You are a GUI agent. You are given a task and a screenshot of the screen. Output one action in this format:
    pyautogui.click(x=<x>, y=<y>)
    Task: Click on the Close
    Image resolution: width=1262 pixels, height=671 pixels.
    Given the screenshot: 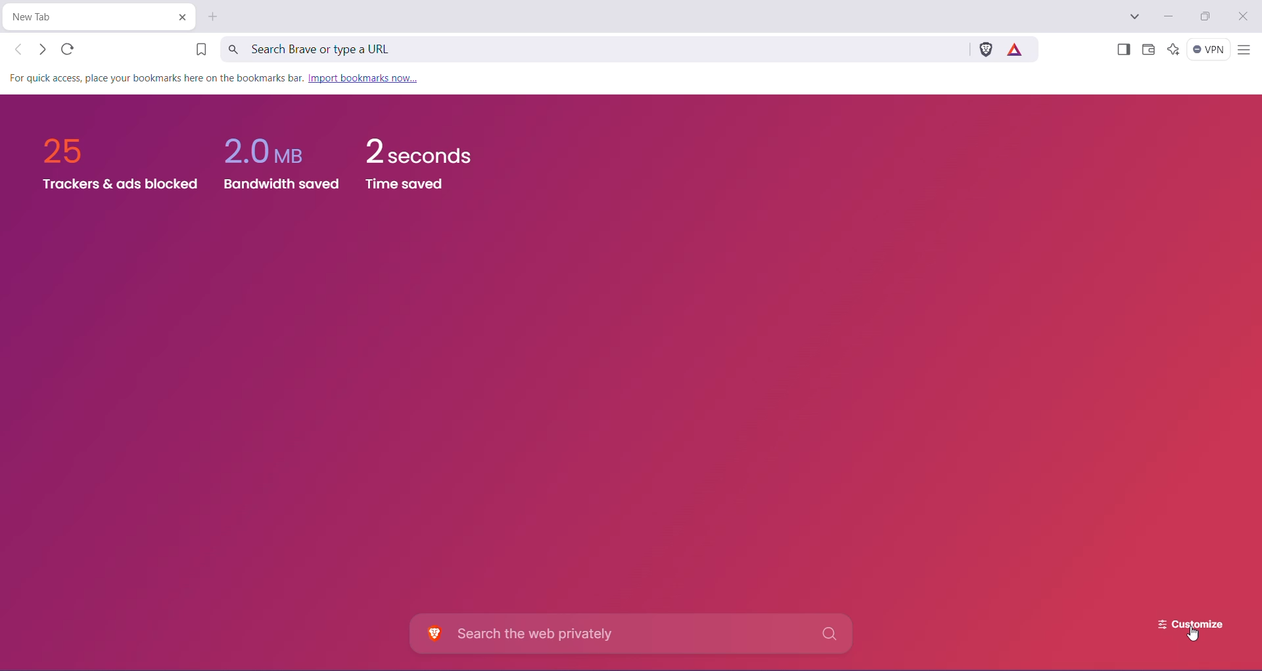 What is the action you would take?
    pyautogui.click(x=1244, y=17)
    